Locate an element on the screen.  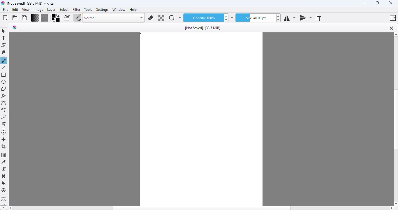
select is located at coordinates (64, 9).